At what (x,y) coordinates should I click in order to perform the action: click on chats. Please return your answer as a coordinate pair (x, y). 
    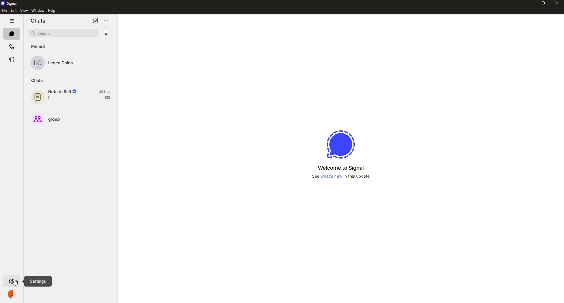
    Looking at the image, I should click on (11, 33).